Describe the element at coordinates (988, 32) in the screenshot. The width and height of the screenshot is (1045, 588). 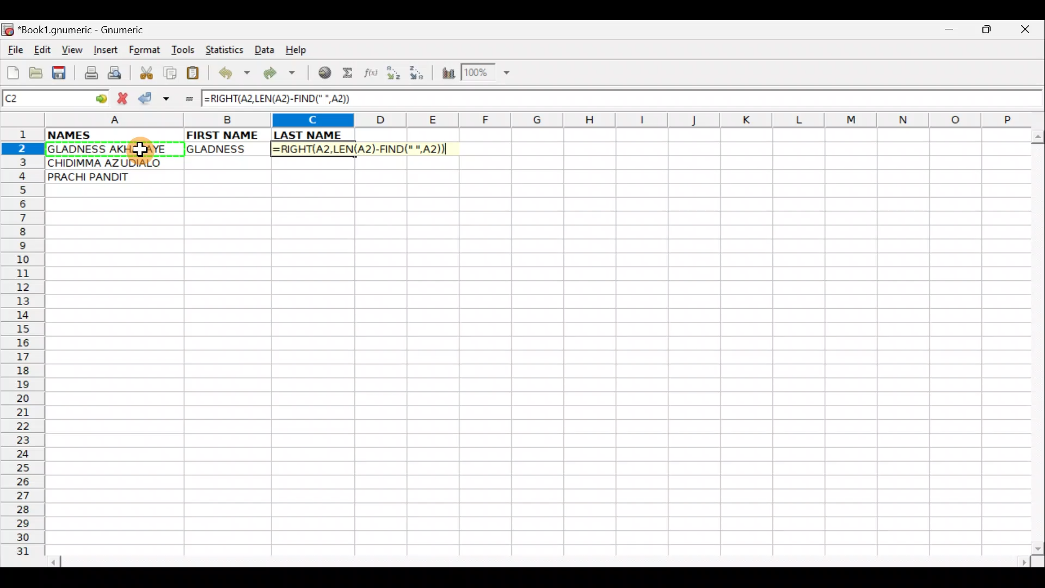
I see `Maximize` at that location.